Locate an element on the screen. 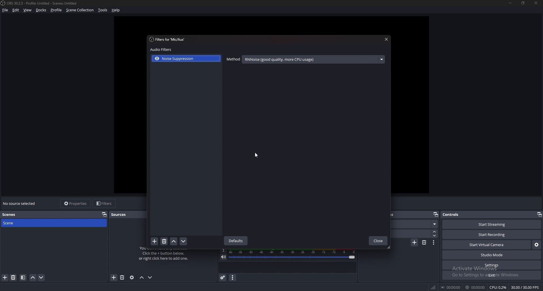 The height and width of the screenshot is (291, 543). add scene is located at coordinates (5, 277).